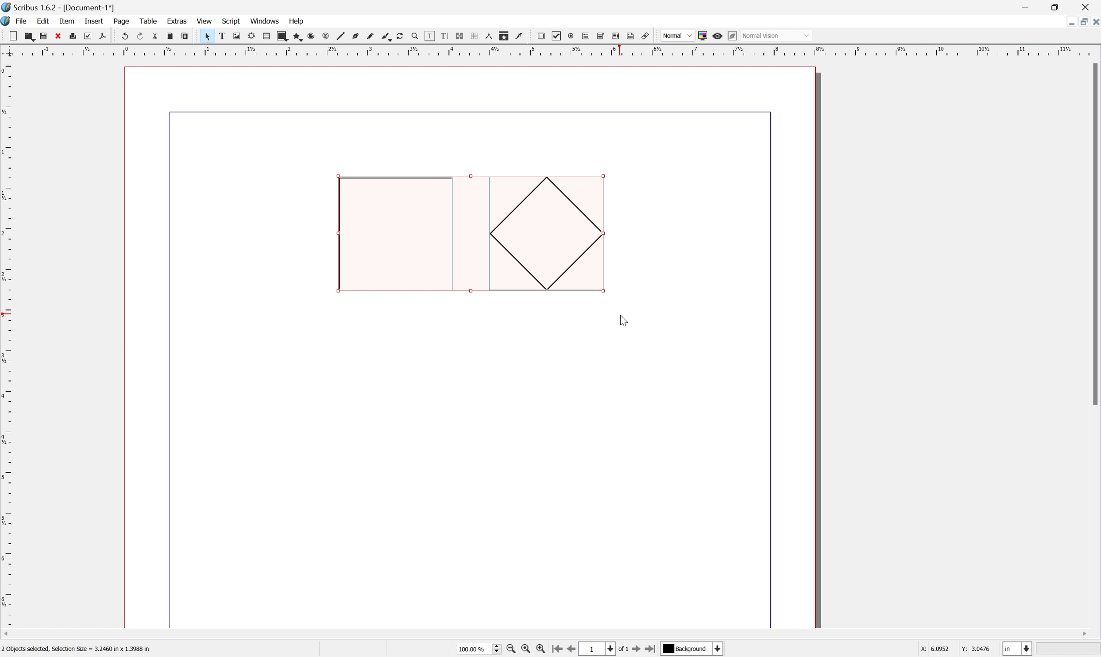 The height and width of the screenshot is (657, 1101). I want to click on preflight verifier, so click(86, 33).